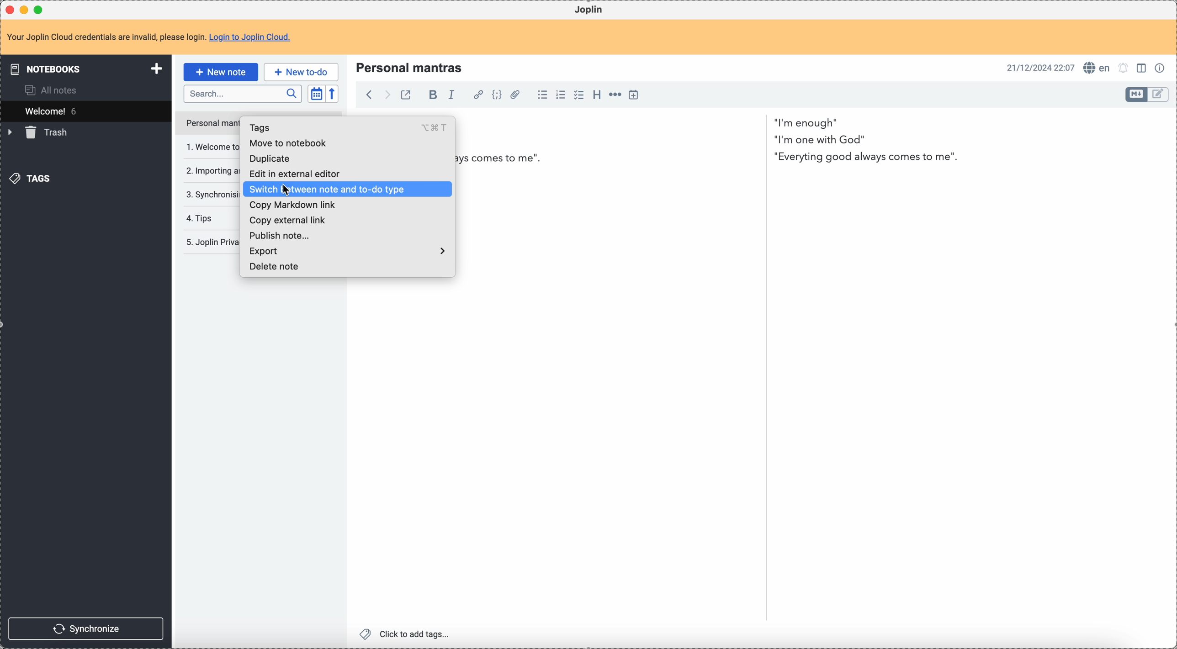 This screenshot has width=1177, height=649. Describe the element at coordinates (39, 9) in the screenshot. I see `maximize program` at that location.